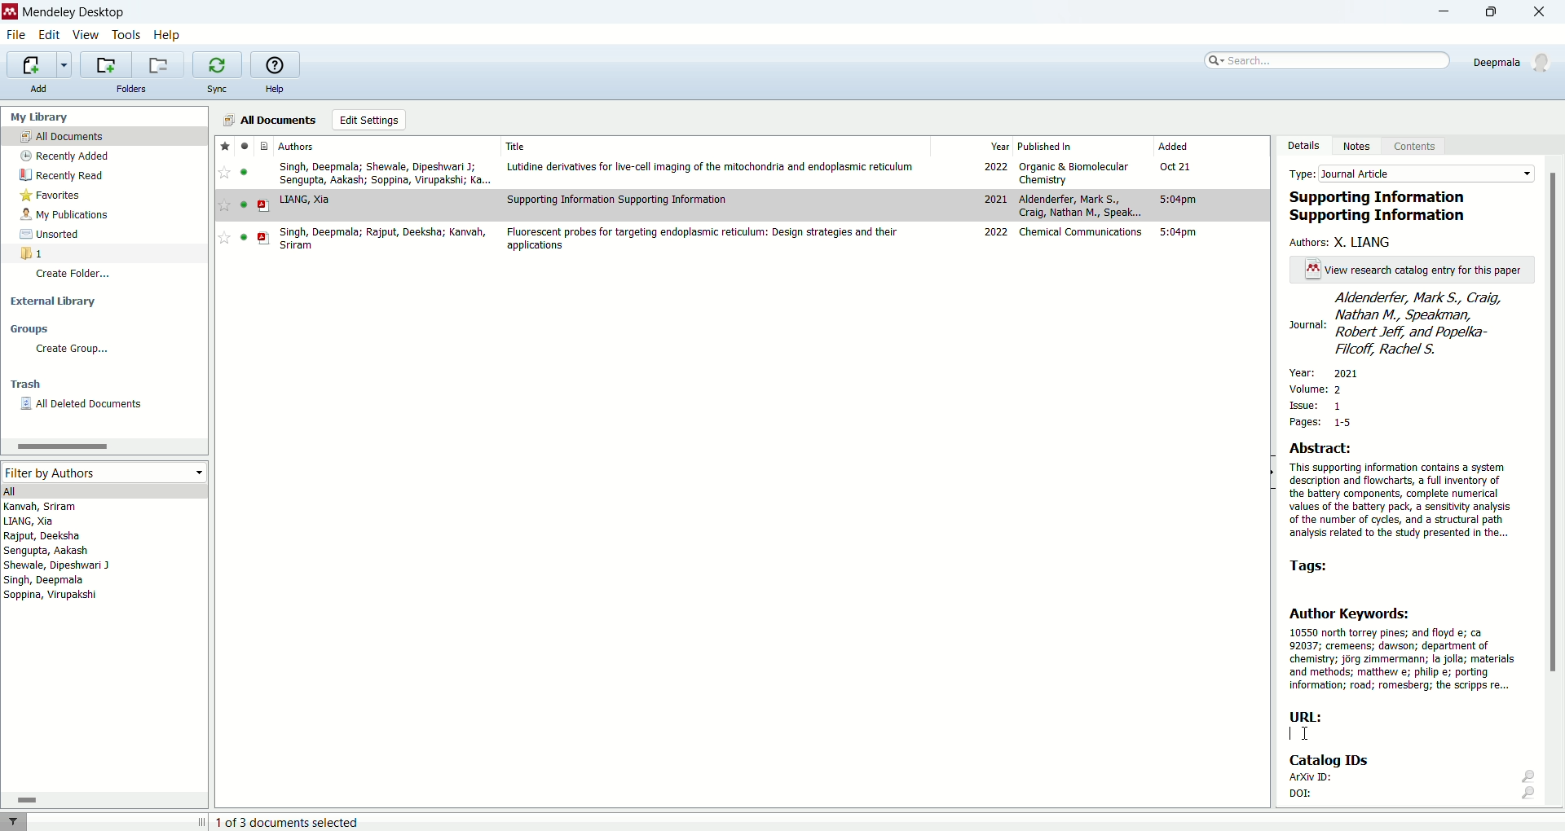 The height and width of the screenshot is (831, 1565). Describe the element at coordinates (1408, 173) in the screenshot. I see `type: journal article` at that location.